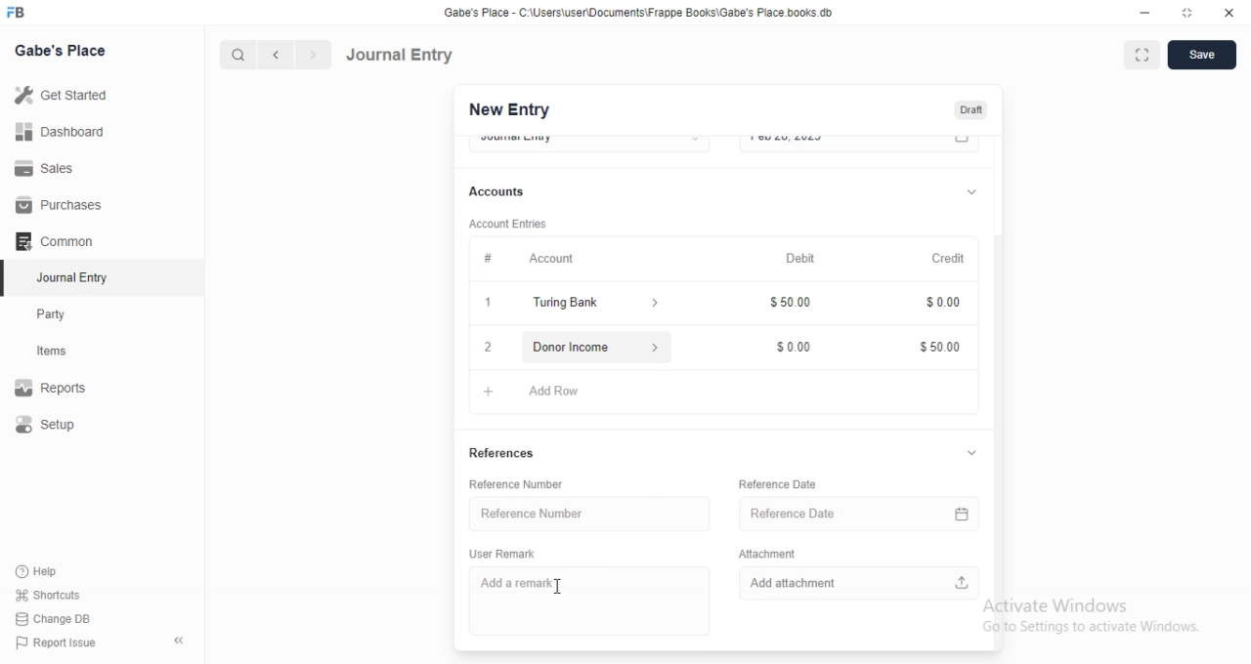  Describe the element at coordinates (507, 110) in the screenshot. I see `New Entry` at that location.